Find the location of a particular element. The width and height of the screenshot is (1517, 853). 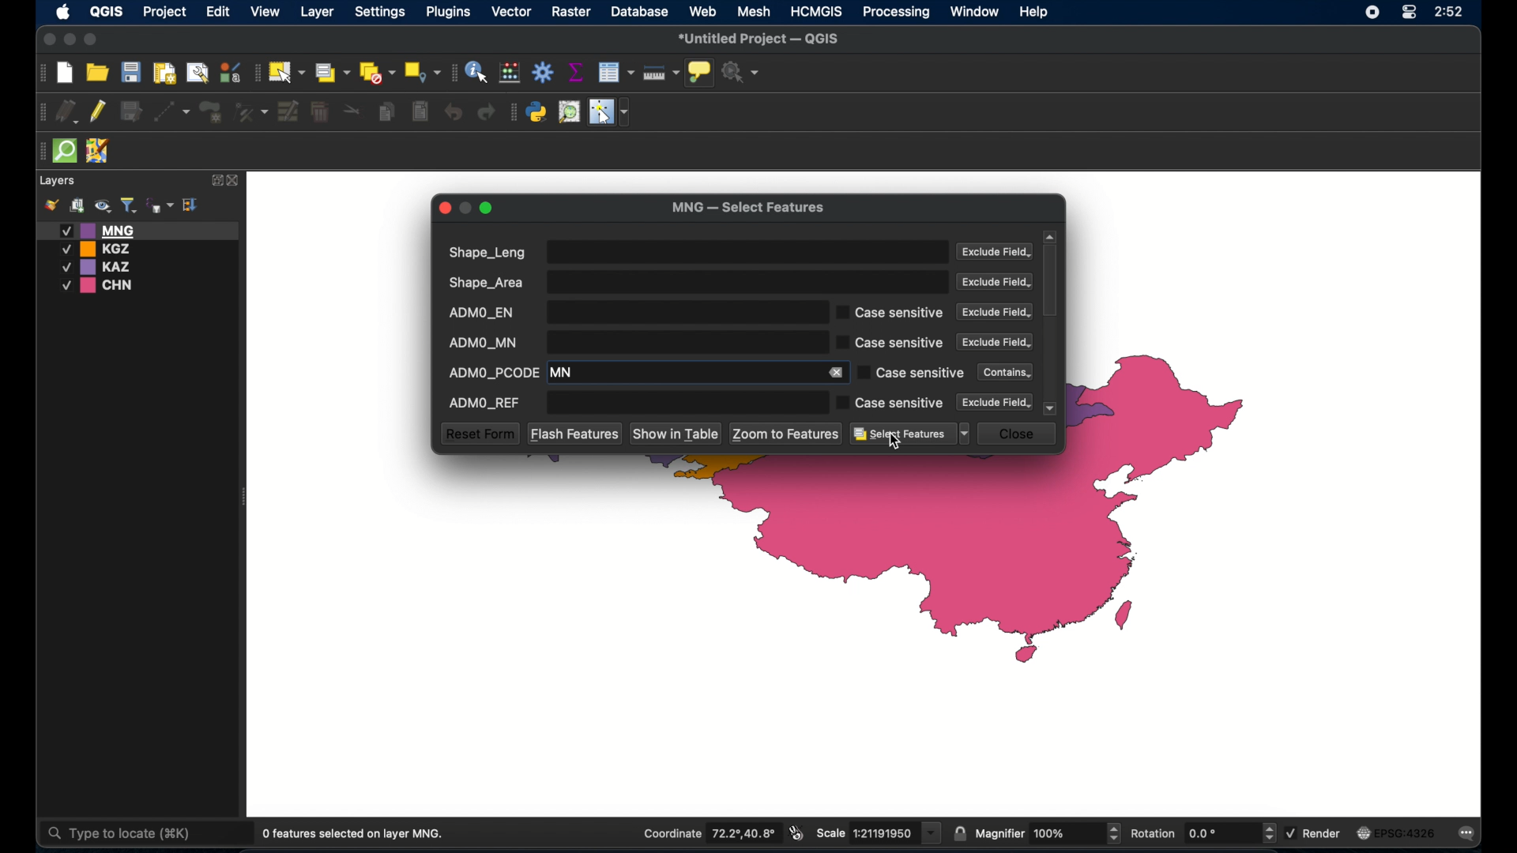

scroll down arrow is located at coordinates (1052, 408).